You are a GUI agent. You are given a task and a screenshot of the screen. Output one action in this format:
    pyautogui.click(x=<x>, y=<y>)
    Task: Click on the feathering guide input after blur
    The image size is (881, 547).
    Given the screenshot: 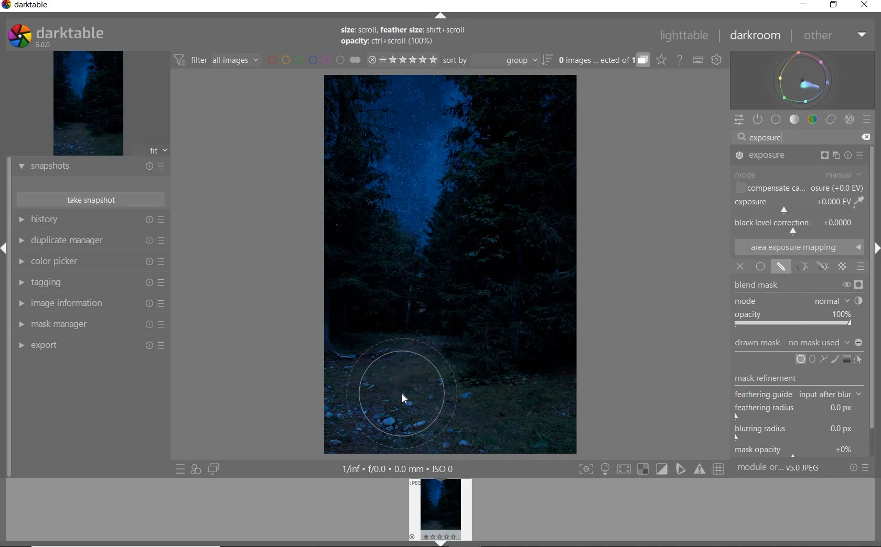 What is the action you would take?
    pyautogui.click(x=798, y=395)
    